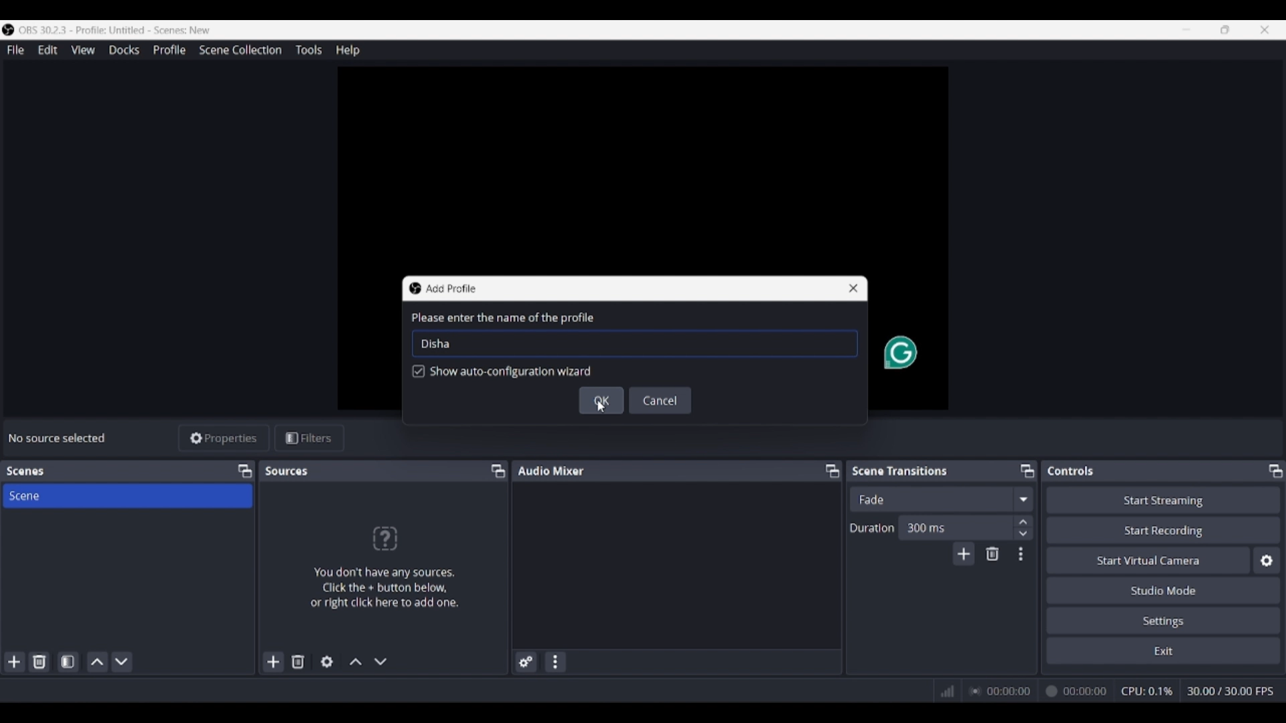 This screenshot has width=1286, height=723. What do you see at coordinates (348, 50) in the screenshot?
I see `Help menu` at bounding box center [348, 50].